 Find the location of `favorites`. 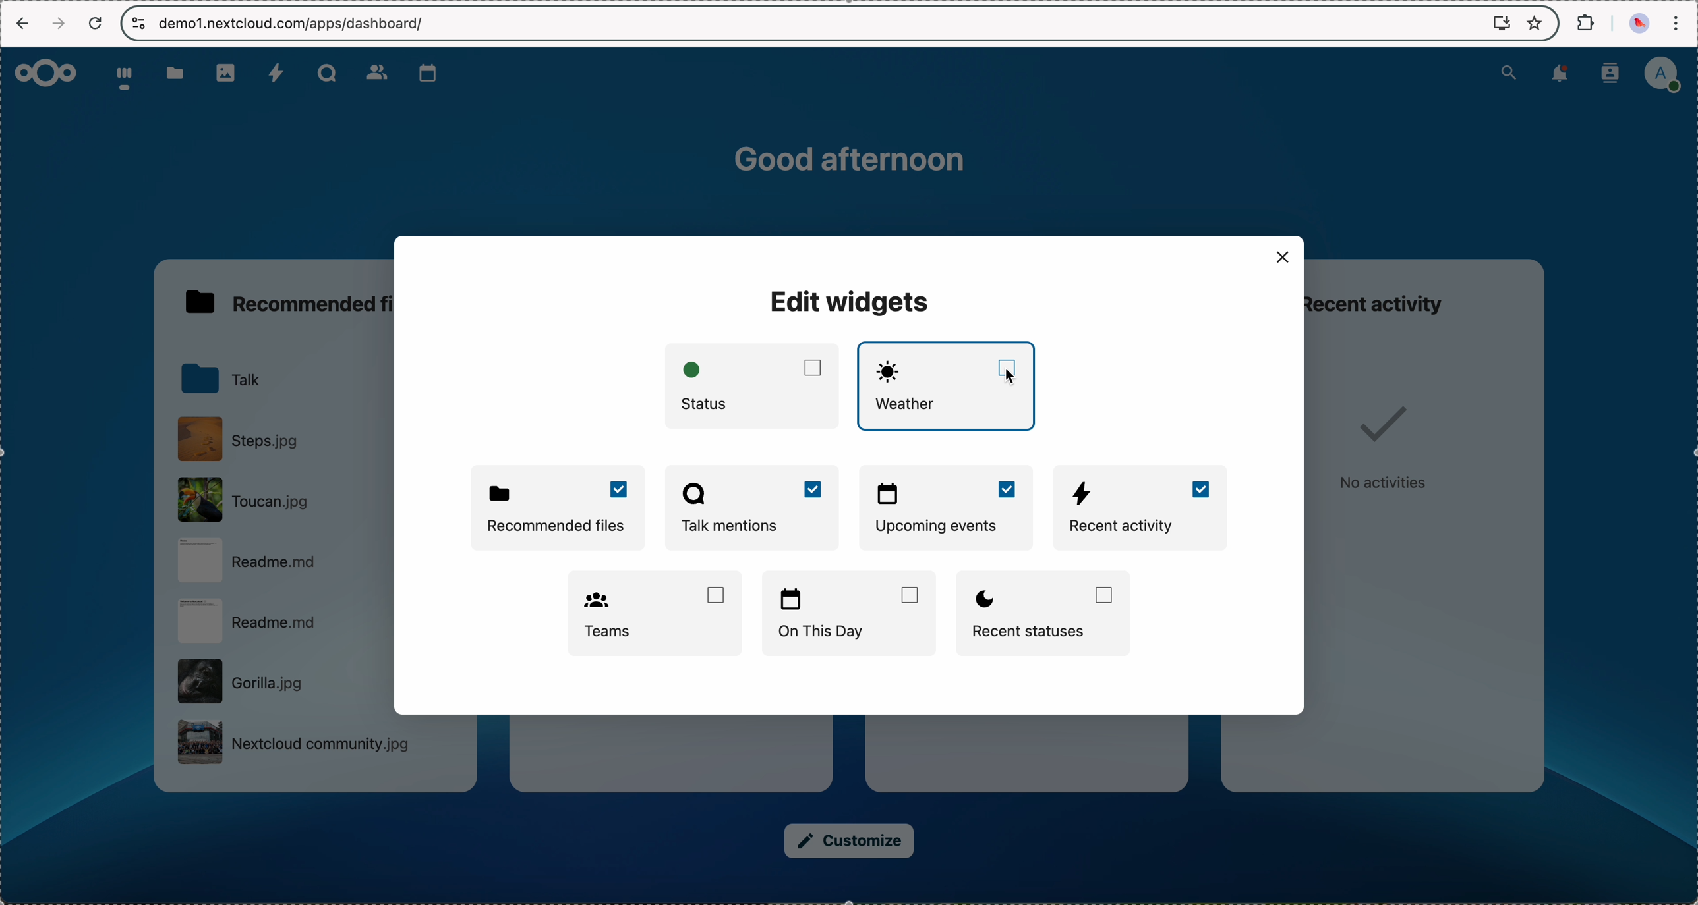

favorites is located at coordinates (1538, 24).